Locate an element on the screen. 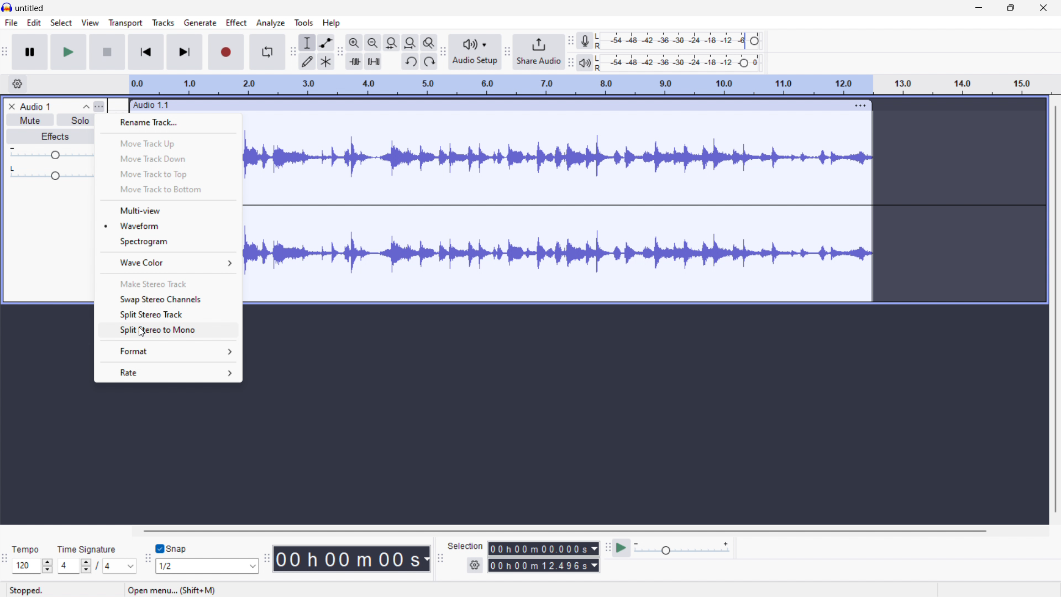 Image resolution: width=1061 pixels, height=597 pixels. multi tool is located at coordinates (327, 61).